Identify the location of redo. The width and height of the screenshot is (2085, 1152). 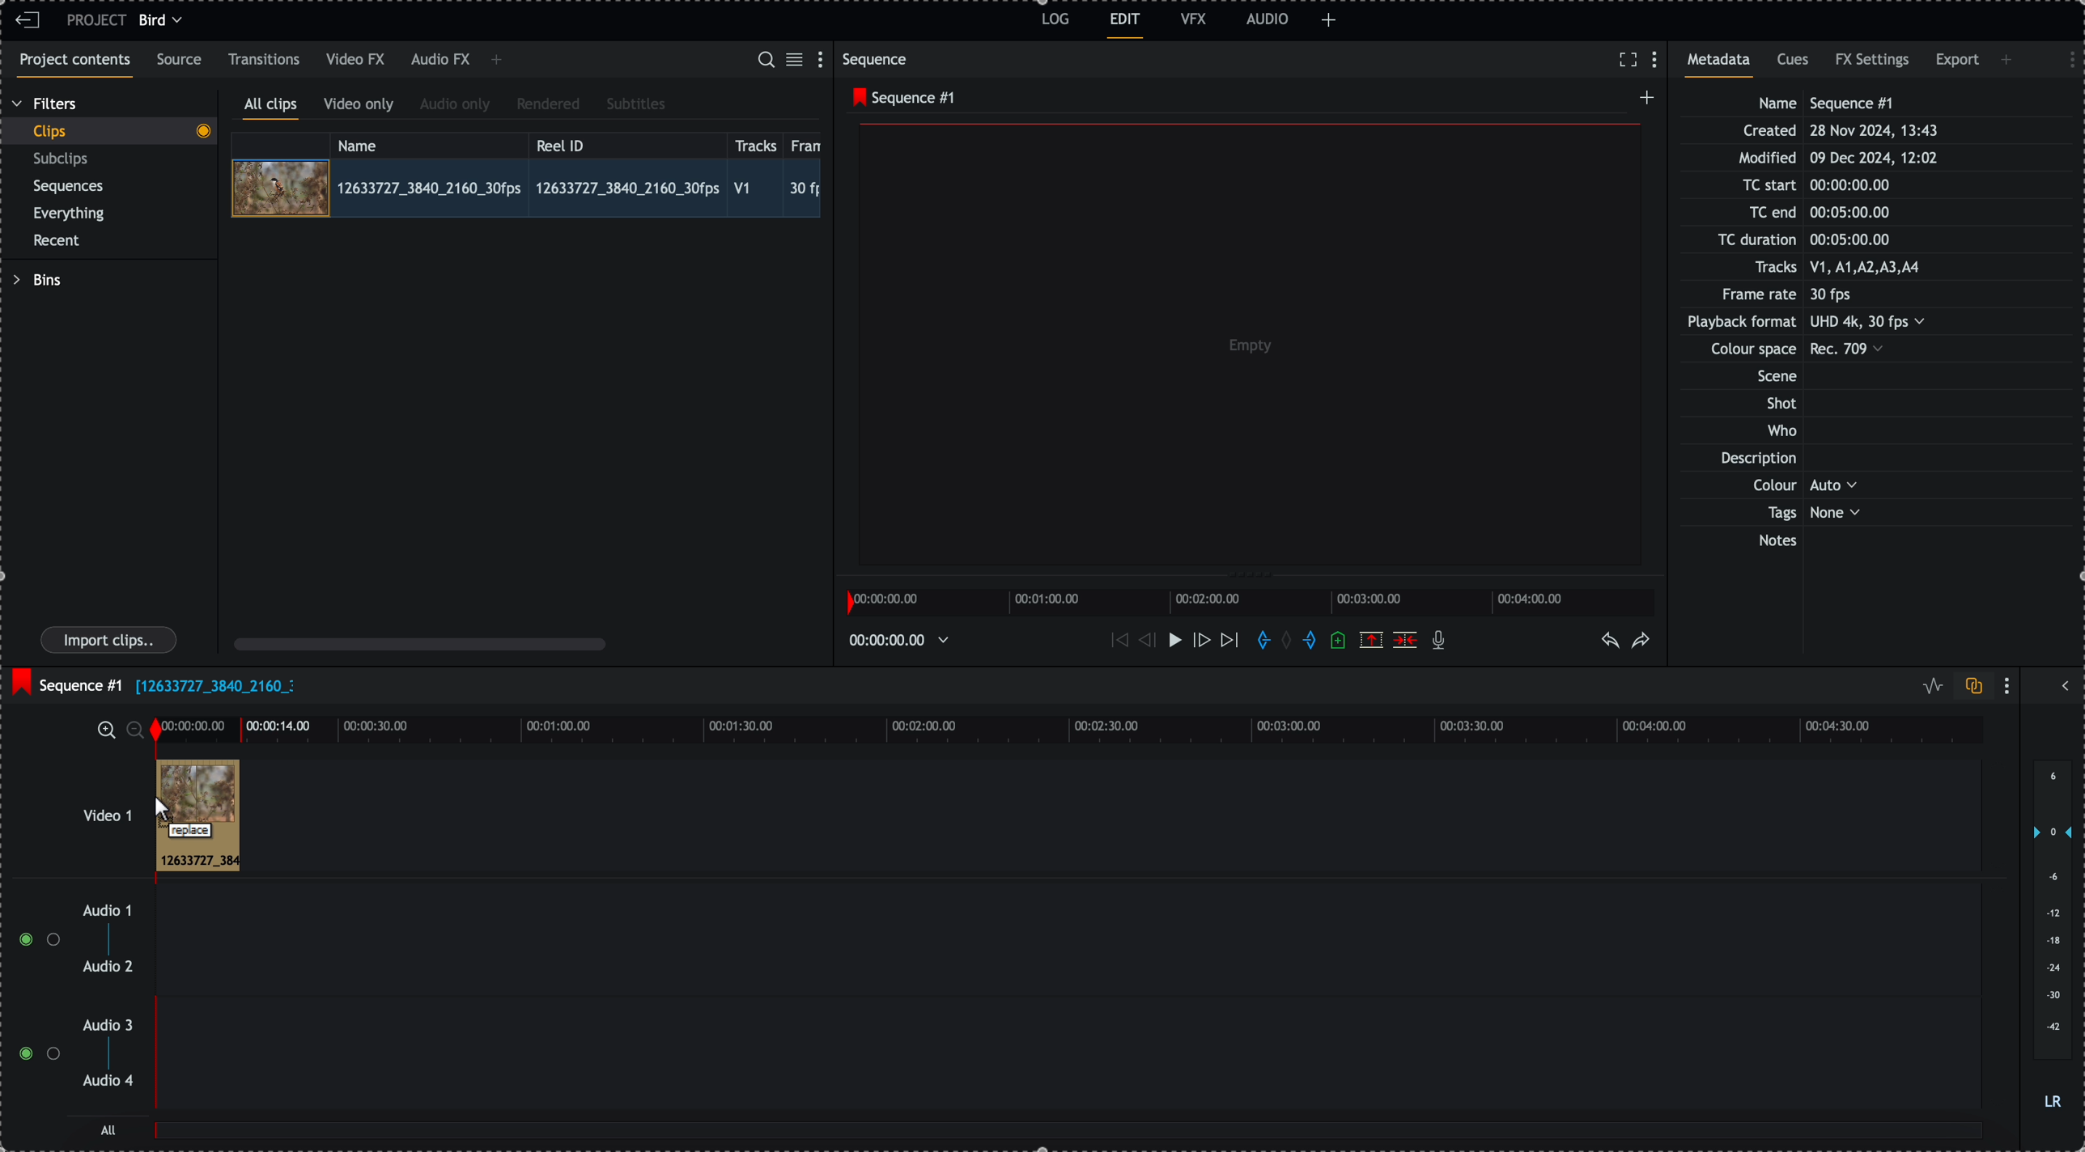
(1641, 642).